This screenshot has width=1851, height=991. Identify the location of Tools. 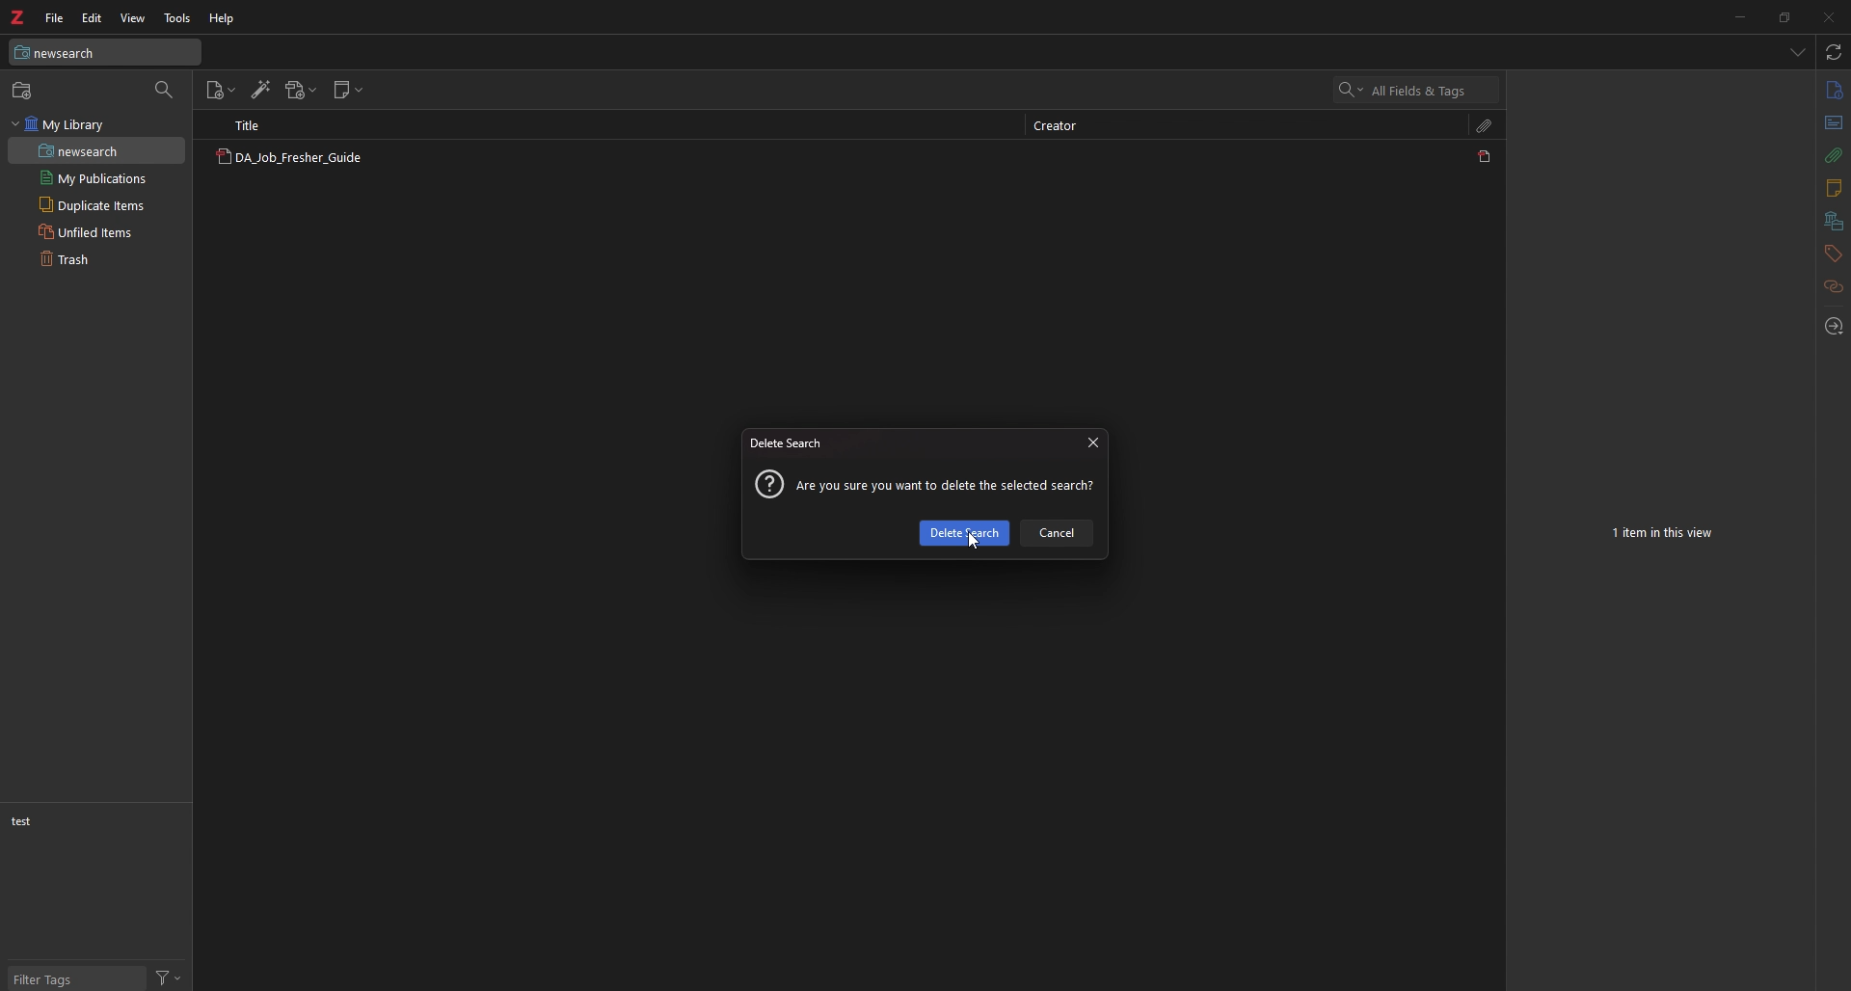
(173, 15).